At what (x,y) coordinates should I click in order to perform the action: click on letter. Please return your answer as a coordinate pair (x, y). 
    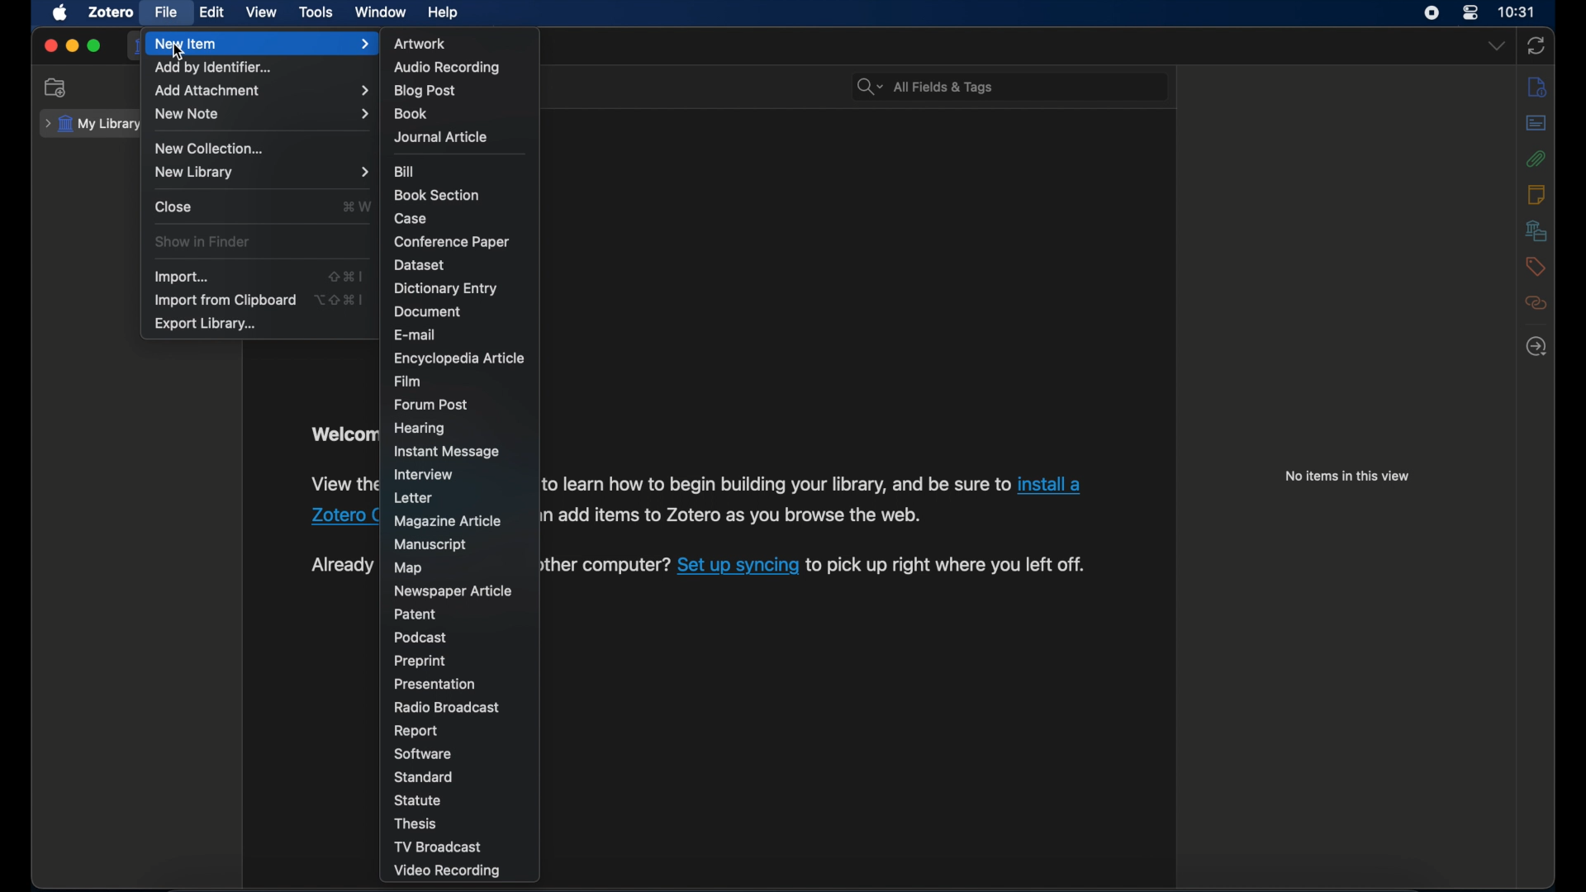
    Looking at the image, I should click on (411, 499).